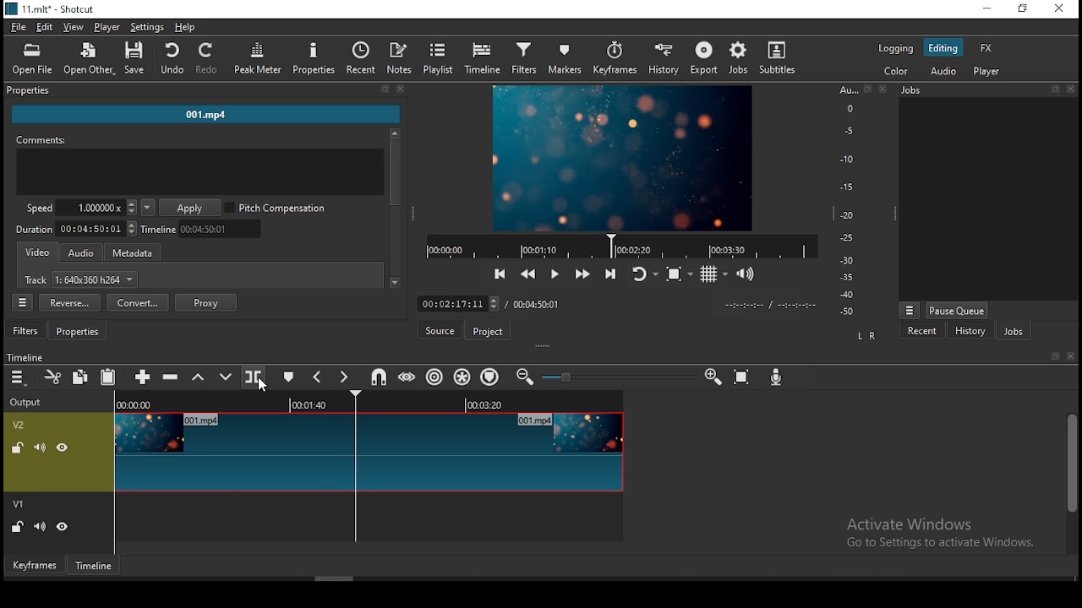 Image resolution: width=1082 pixels, height=608 pixels. Describe the element at coordinates (33, 564) in the screenshot. I see `keyframes` at that location.